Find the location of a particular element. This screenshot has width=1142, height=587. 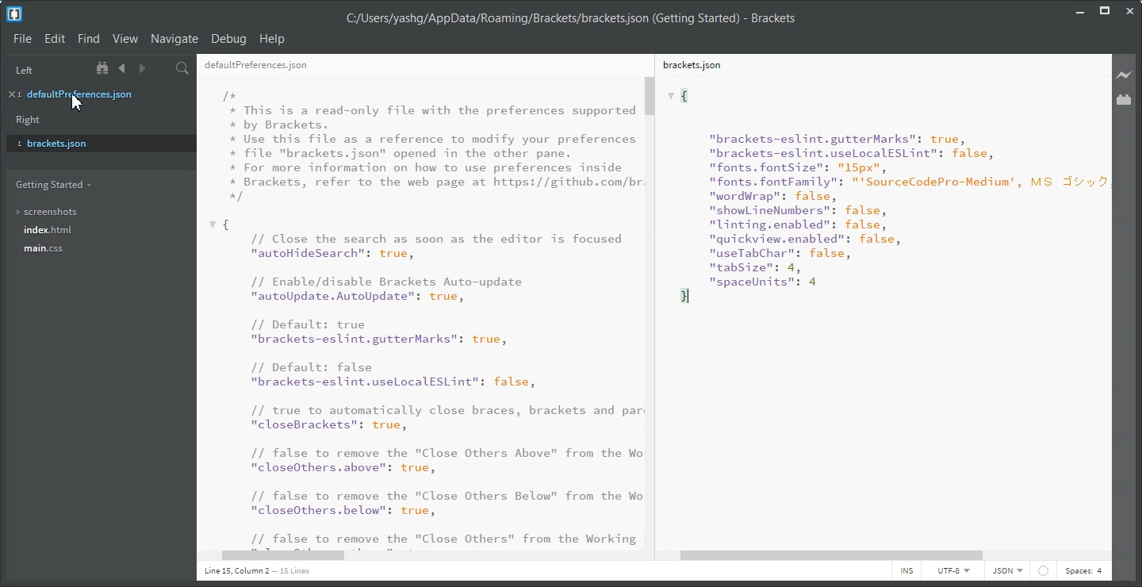

brackets.json is located at coordinates (96, 143).